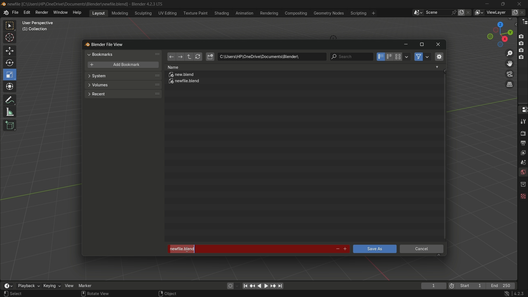 This screenshot has width=528, height=297. What do you see at coordinates (467, 286) in the screenshot?
I see `first frame of the playback` at bounding box center [467, 286].